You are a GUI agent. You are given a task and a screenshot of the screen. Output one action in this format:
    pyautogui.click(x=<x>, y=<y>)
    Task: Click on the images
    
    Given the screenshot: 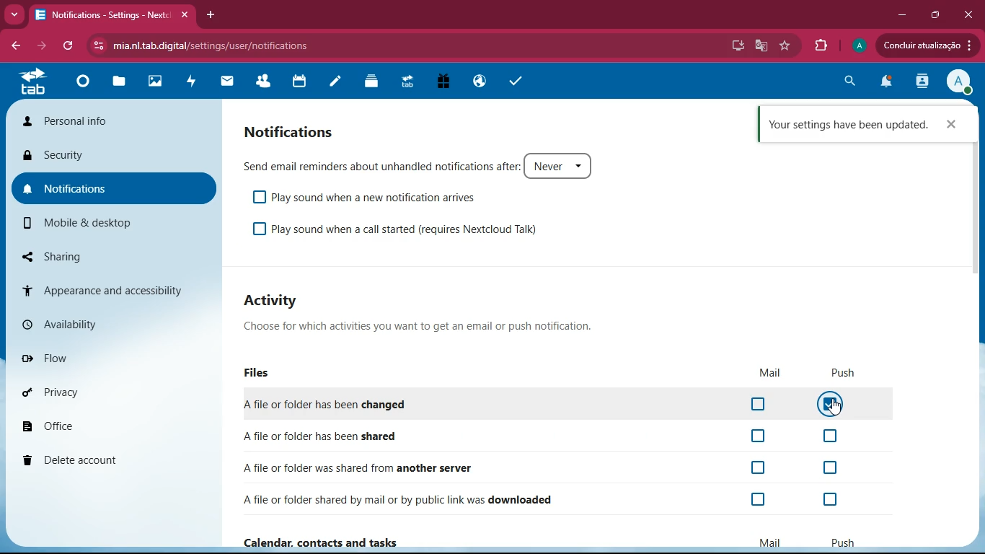 What is the action you would take?
    pyautogui.click(x=156, y=80)
    